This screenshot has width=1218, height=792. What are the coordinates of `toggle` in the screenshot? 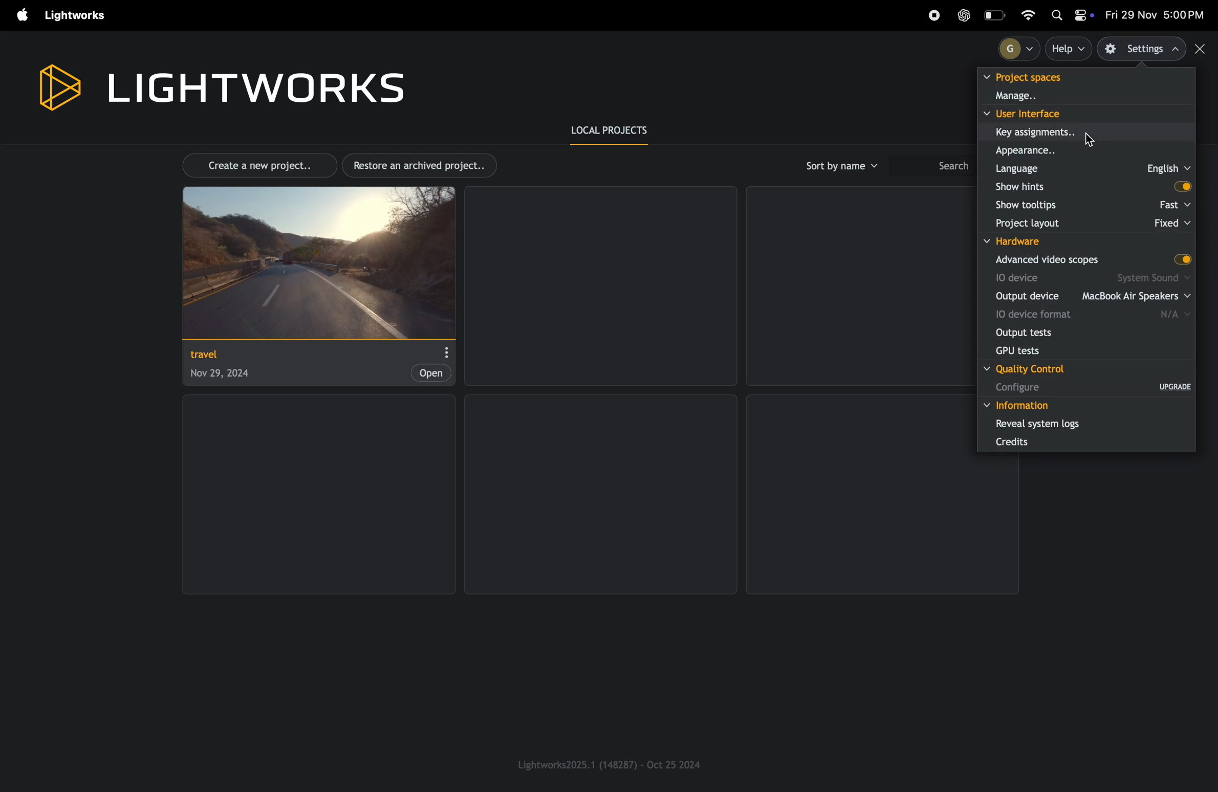 It's located at (1183, 258).